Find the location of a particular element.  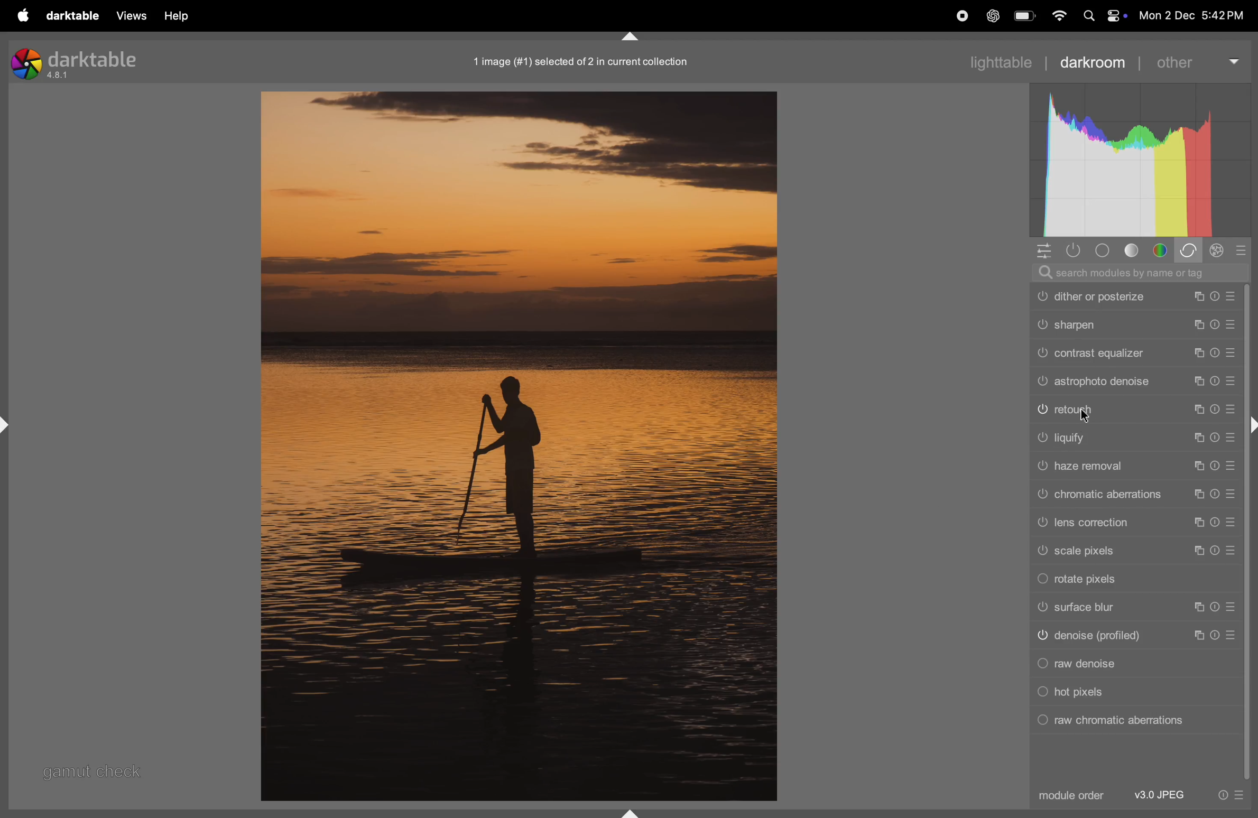

chromatic aberrations is located at coordinates (1133, 494).